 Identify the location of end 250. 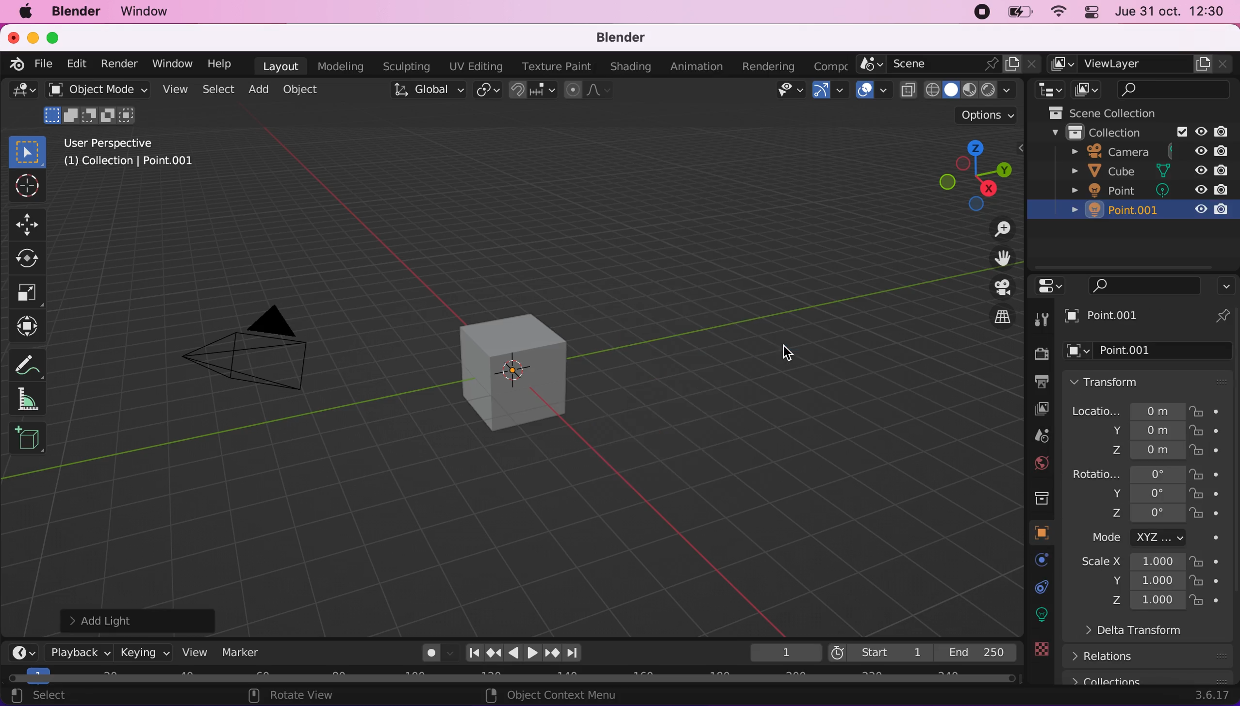
(975, 653).